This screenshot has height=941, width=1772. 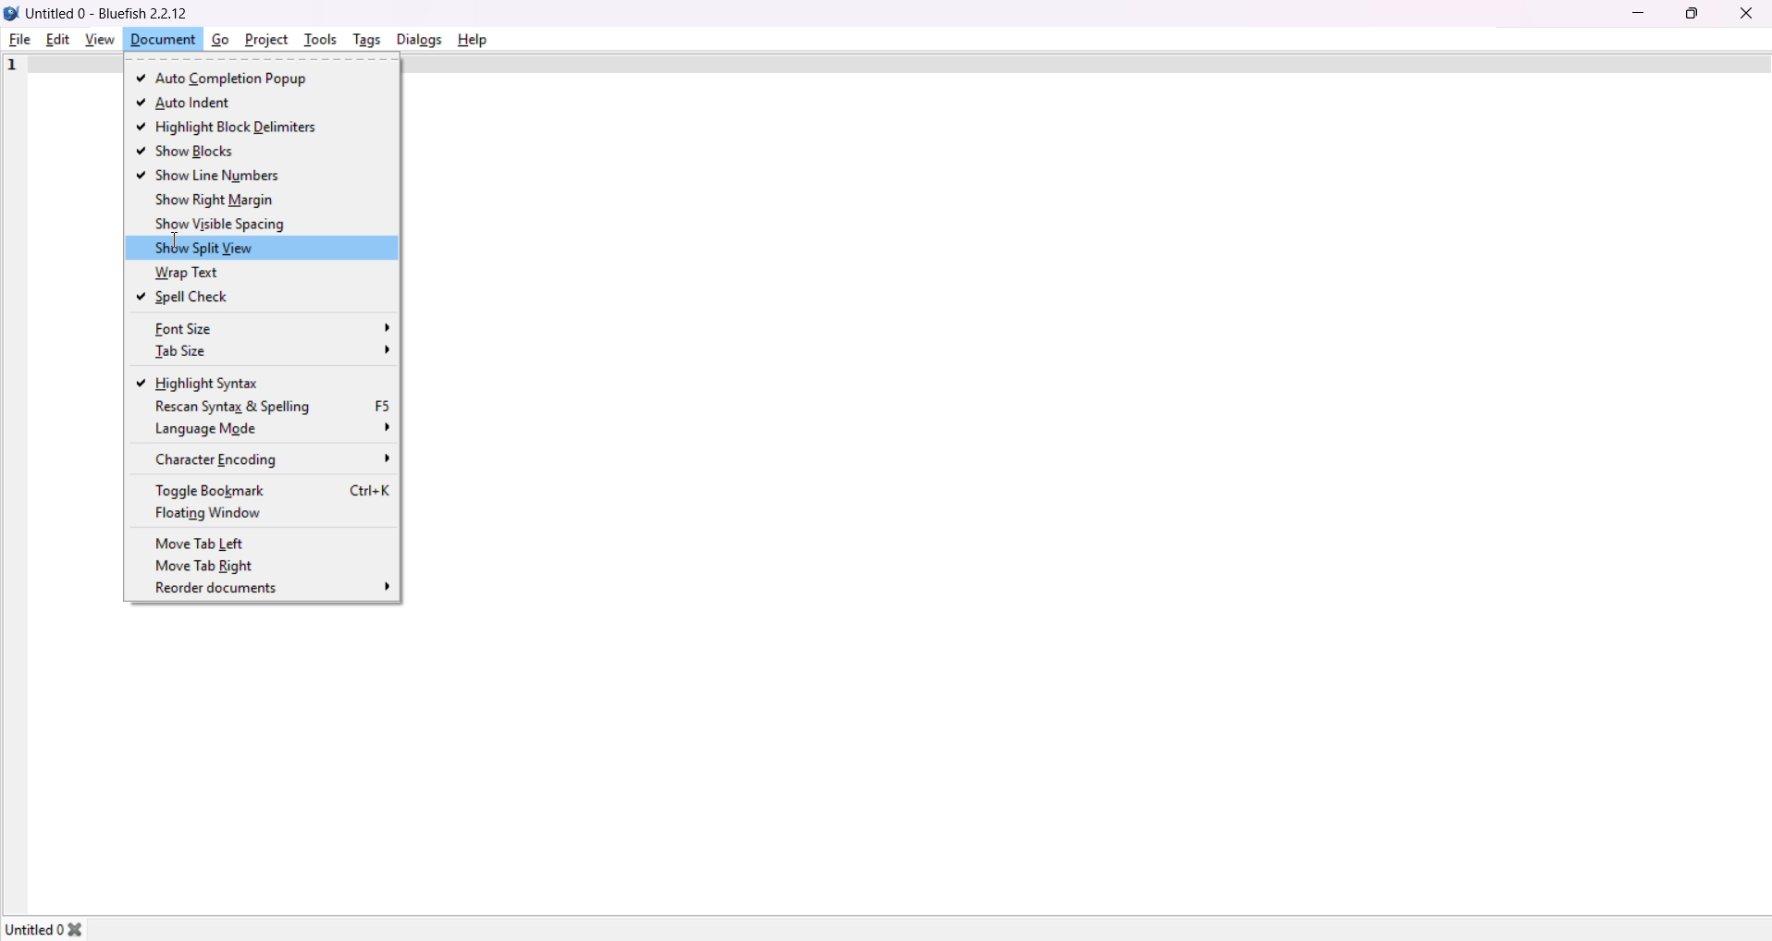 What do you see at coordinates (96, 39) in the screenshot?
I see `view` at bounding box center [96, 39].